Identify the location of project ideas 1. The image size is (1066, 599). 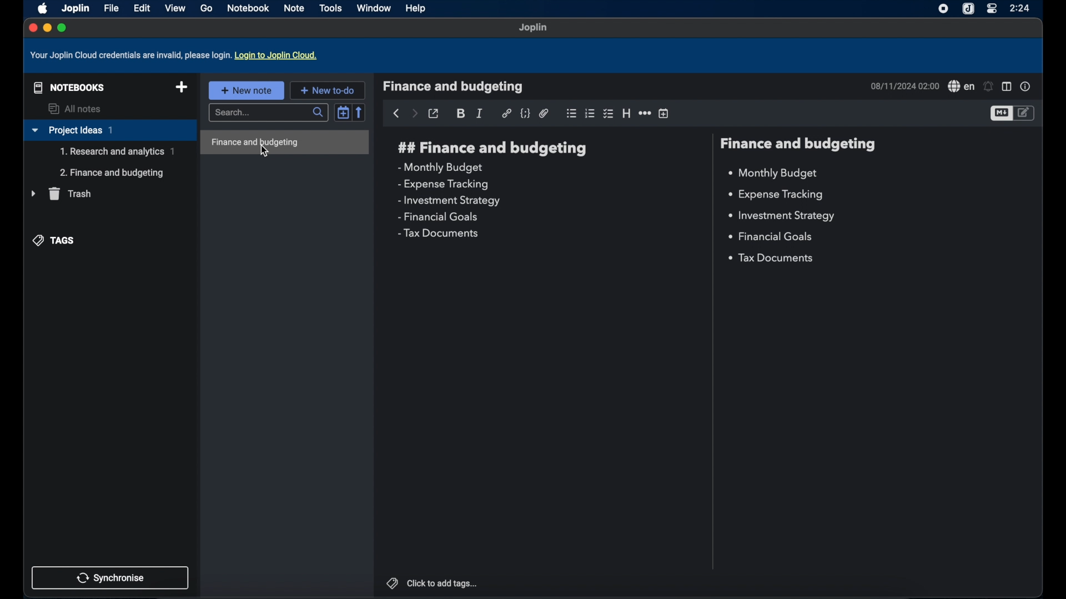
(109, 131).